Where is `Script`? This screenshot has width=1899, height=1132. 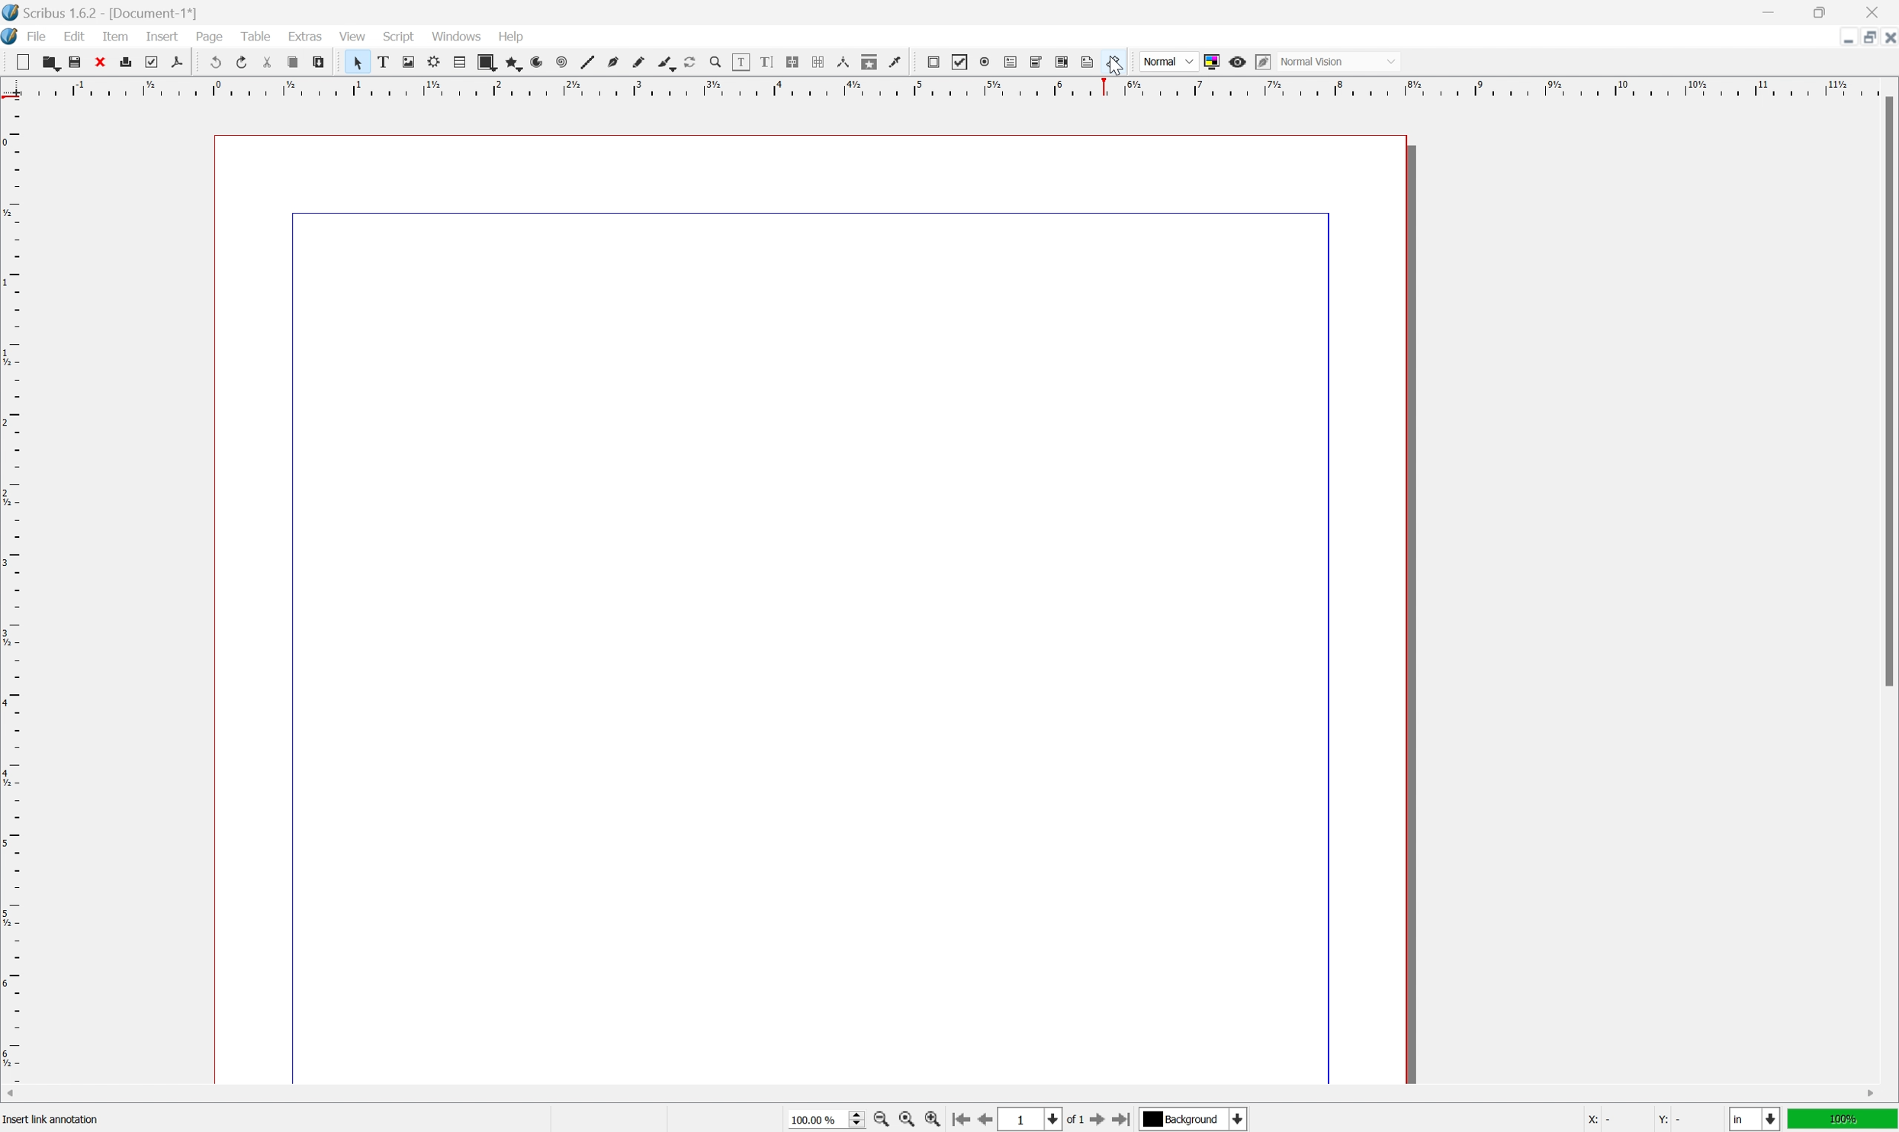 Script is located at coordinates (400, 35).